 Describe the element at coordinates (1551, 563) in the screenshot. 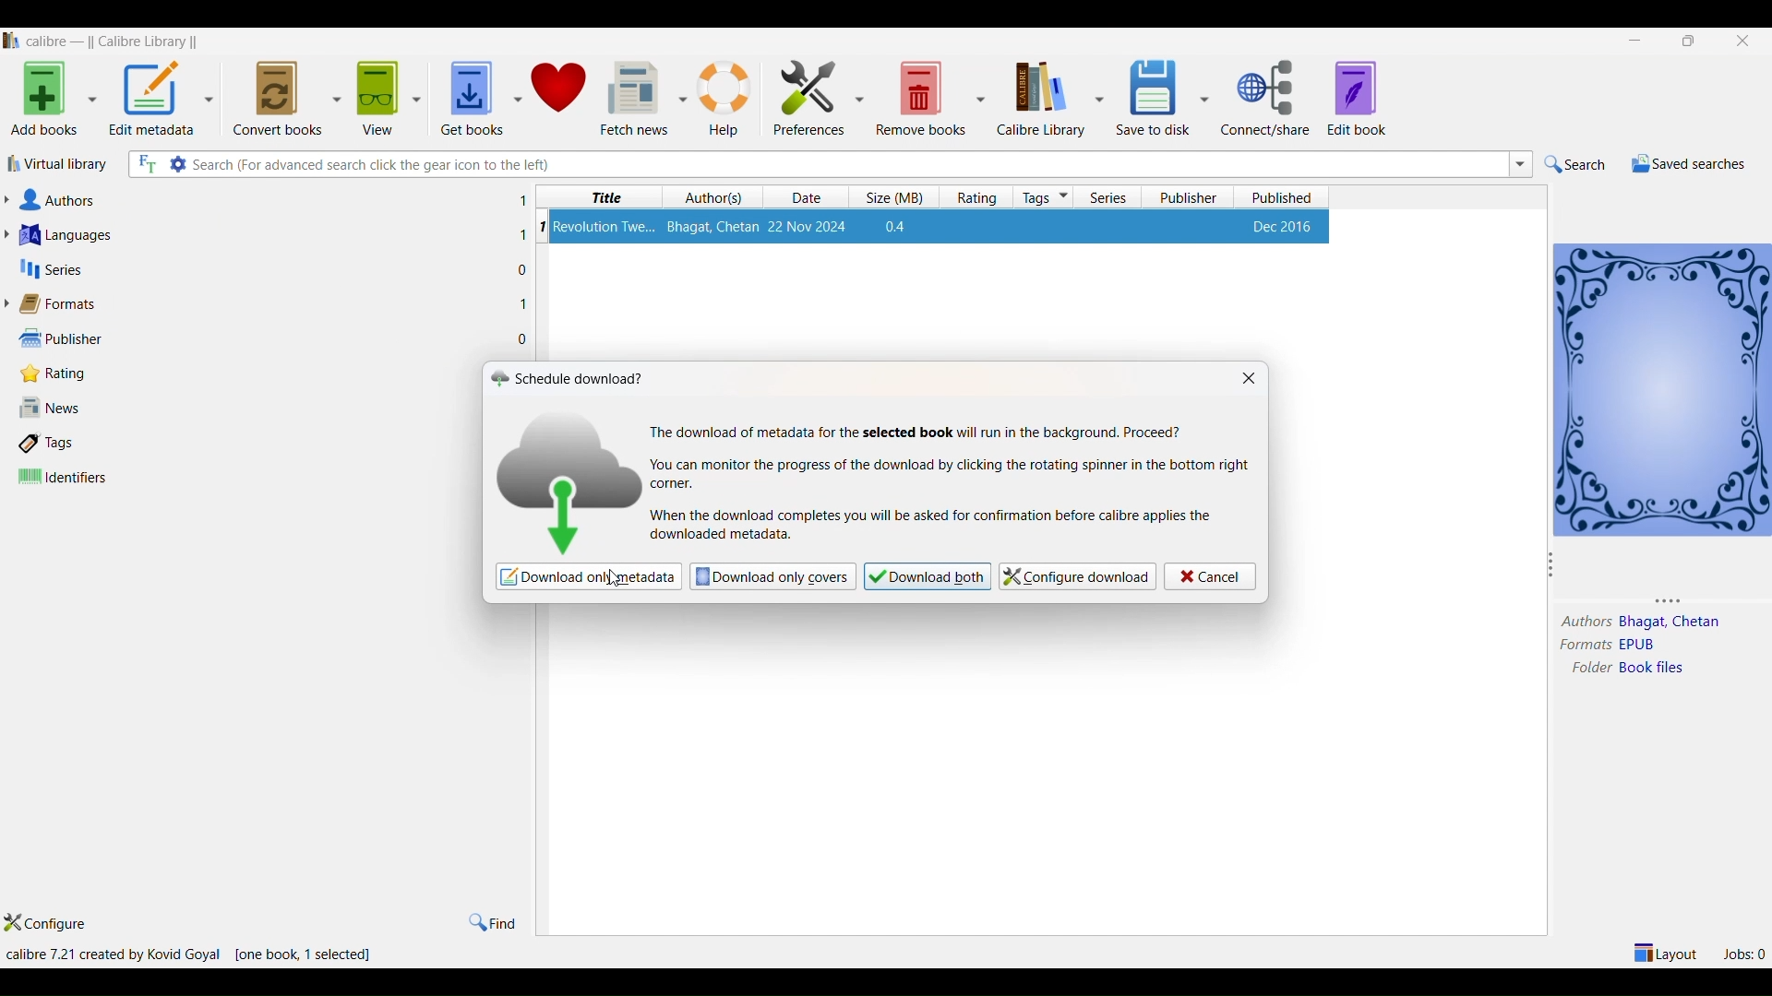

I see `resize` at that location.